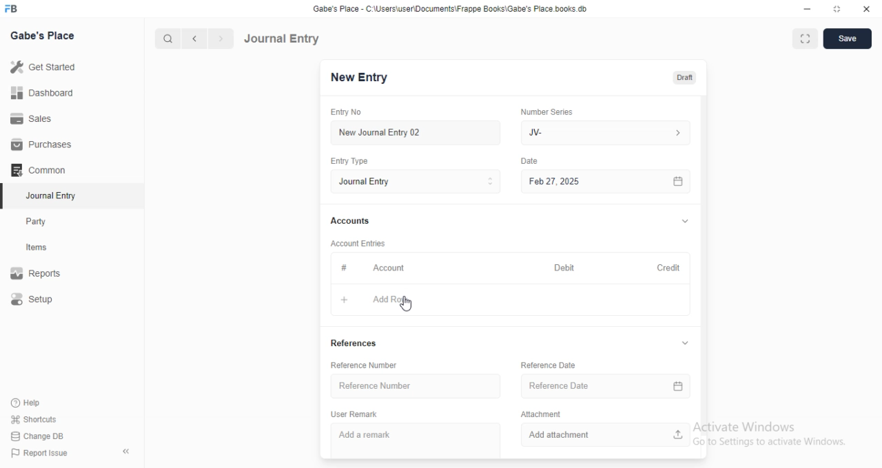  Describe the element at coordinates (34, 120) in the screenshot. I see `Sales` at that location.